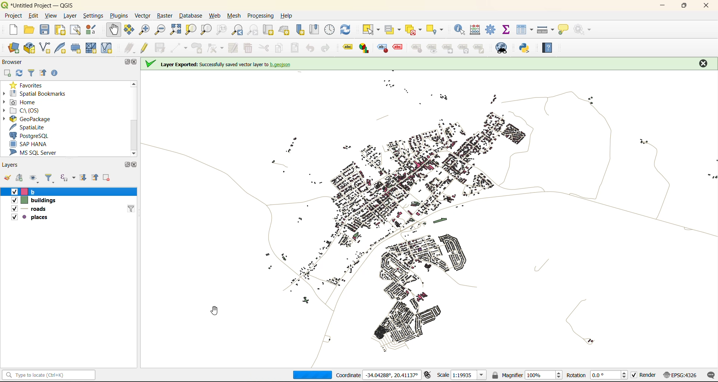 The image size is (718, 382). Describe the element at coordinates (91, 31) in the screenshot. I see `style manager` at that location.